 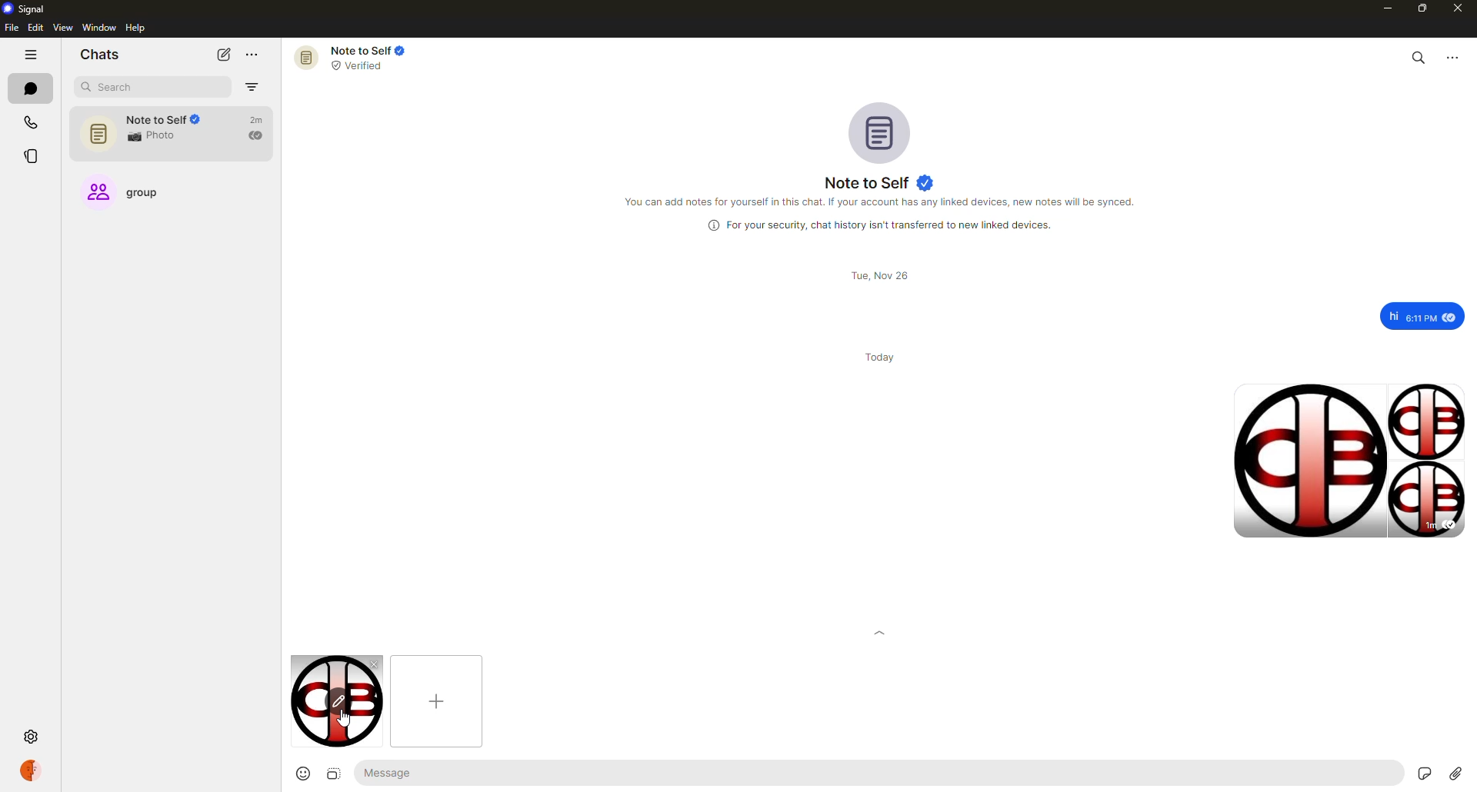 What do you see at coordinates (1459, 8) in the screenshot?
I see `close` at bounding box center [1459, 8].